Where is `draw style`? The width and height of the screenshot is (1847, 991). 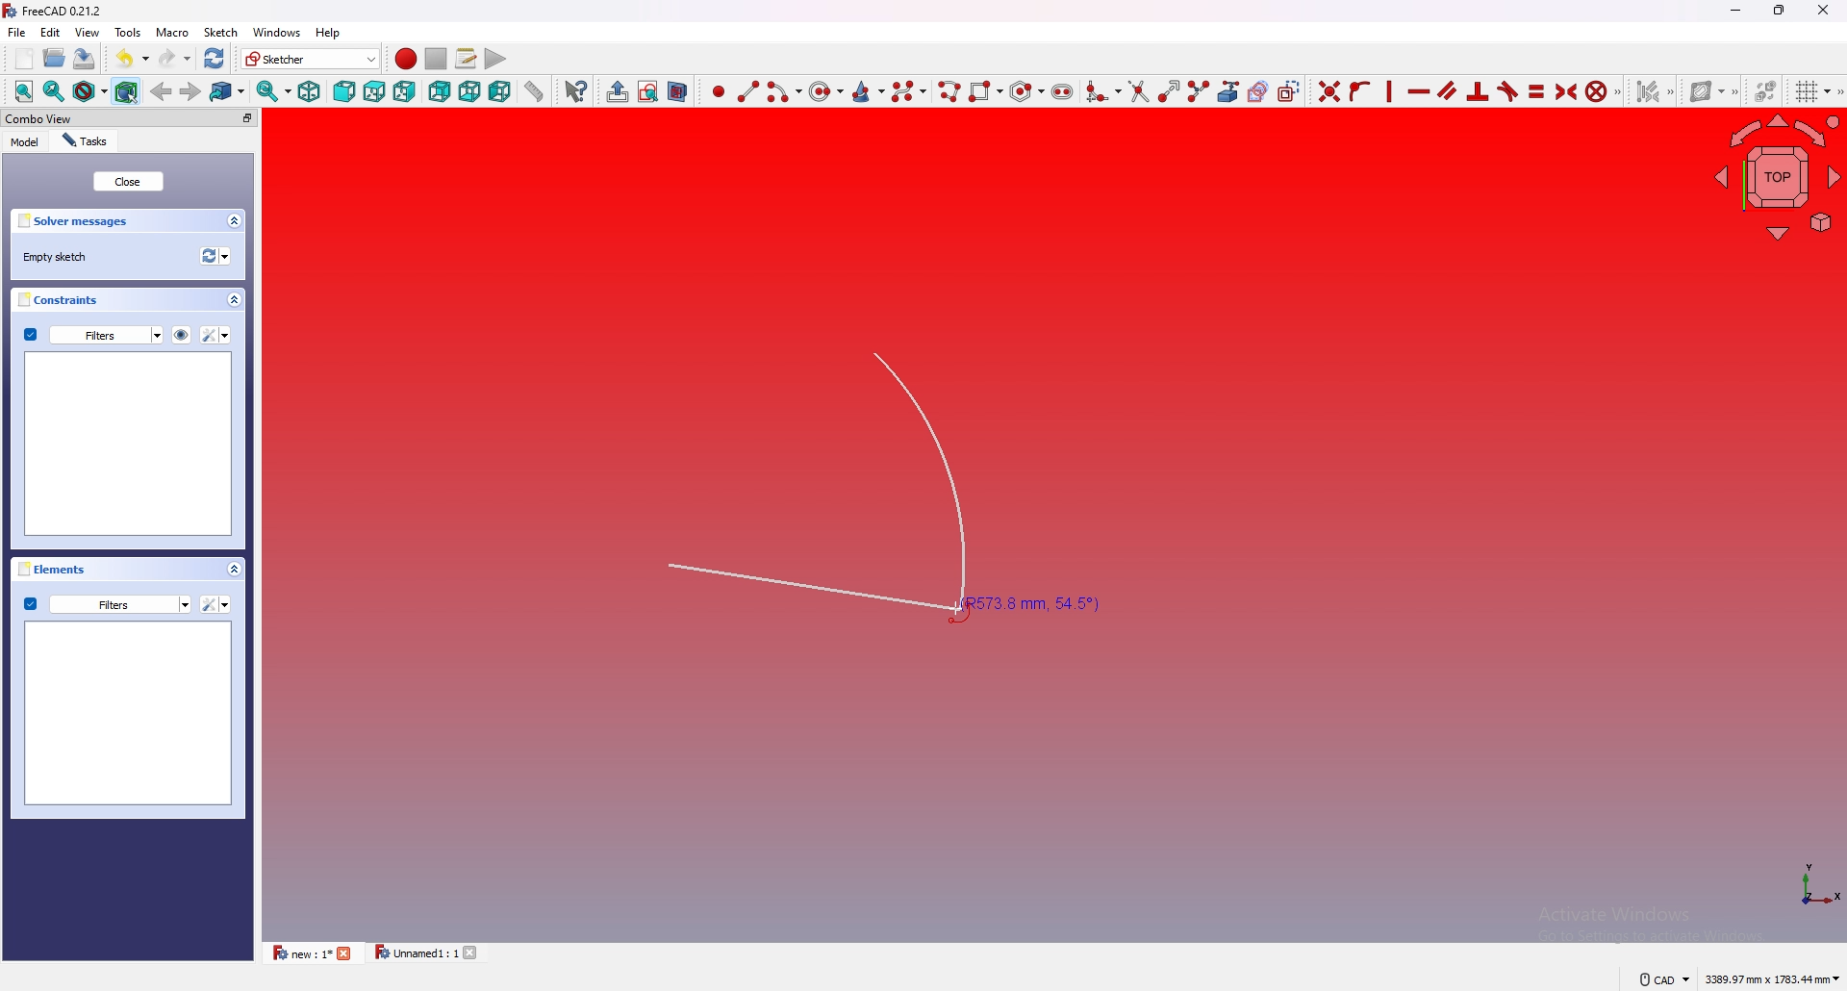
draw style is located at coordinates (89, 90).